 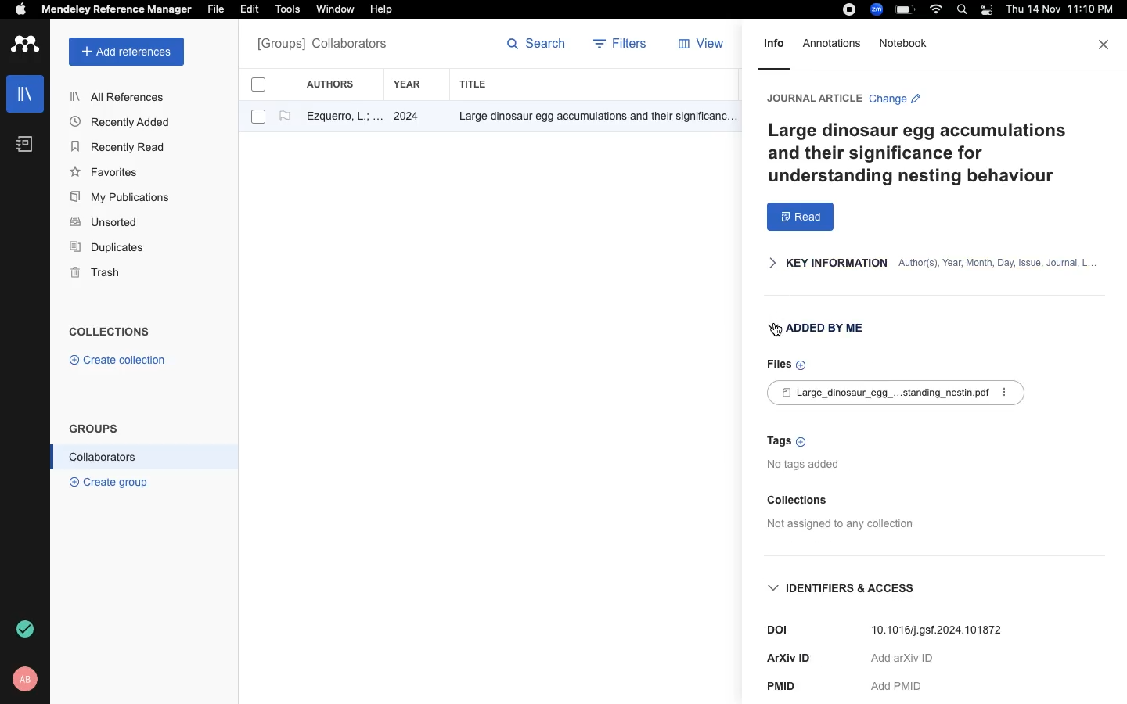 I want to click on wifi, so click(x=938, y=9).